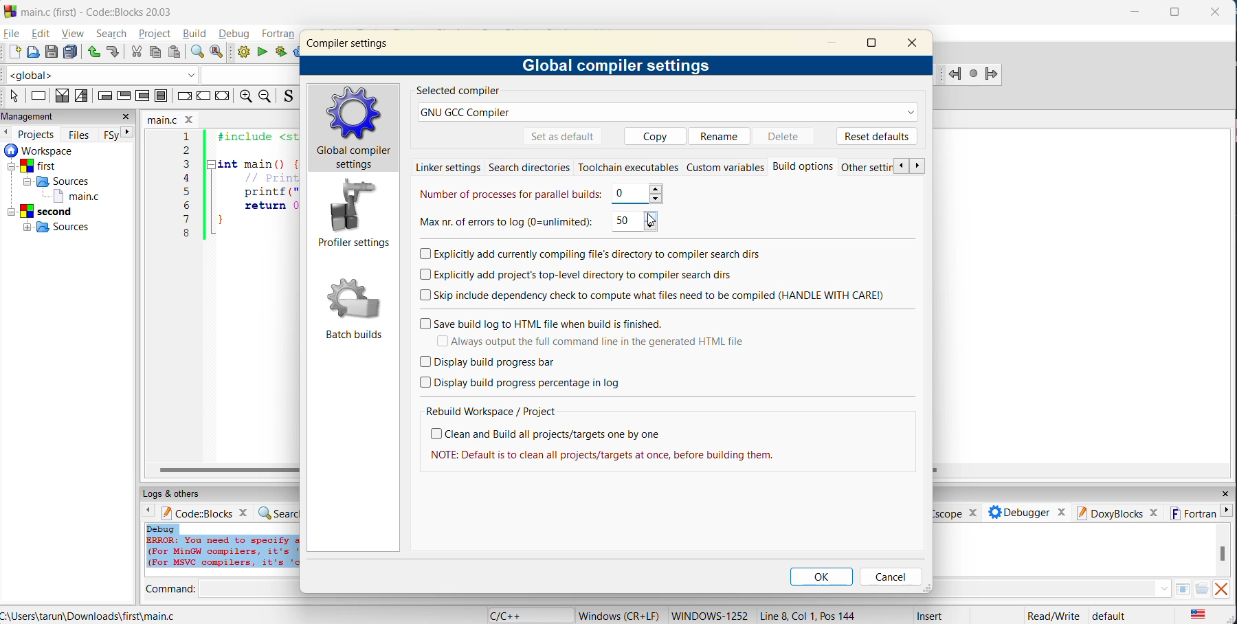 This screenshot has height=624, width=1237. Describe the element at coordinates (236, 32) in the screenshot. I see `debug` at that location.